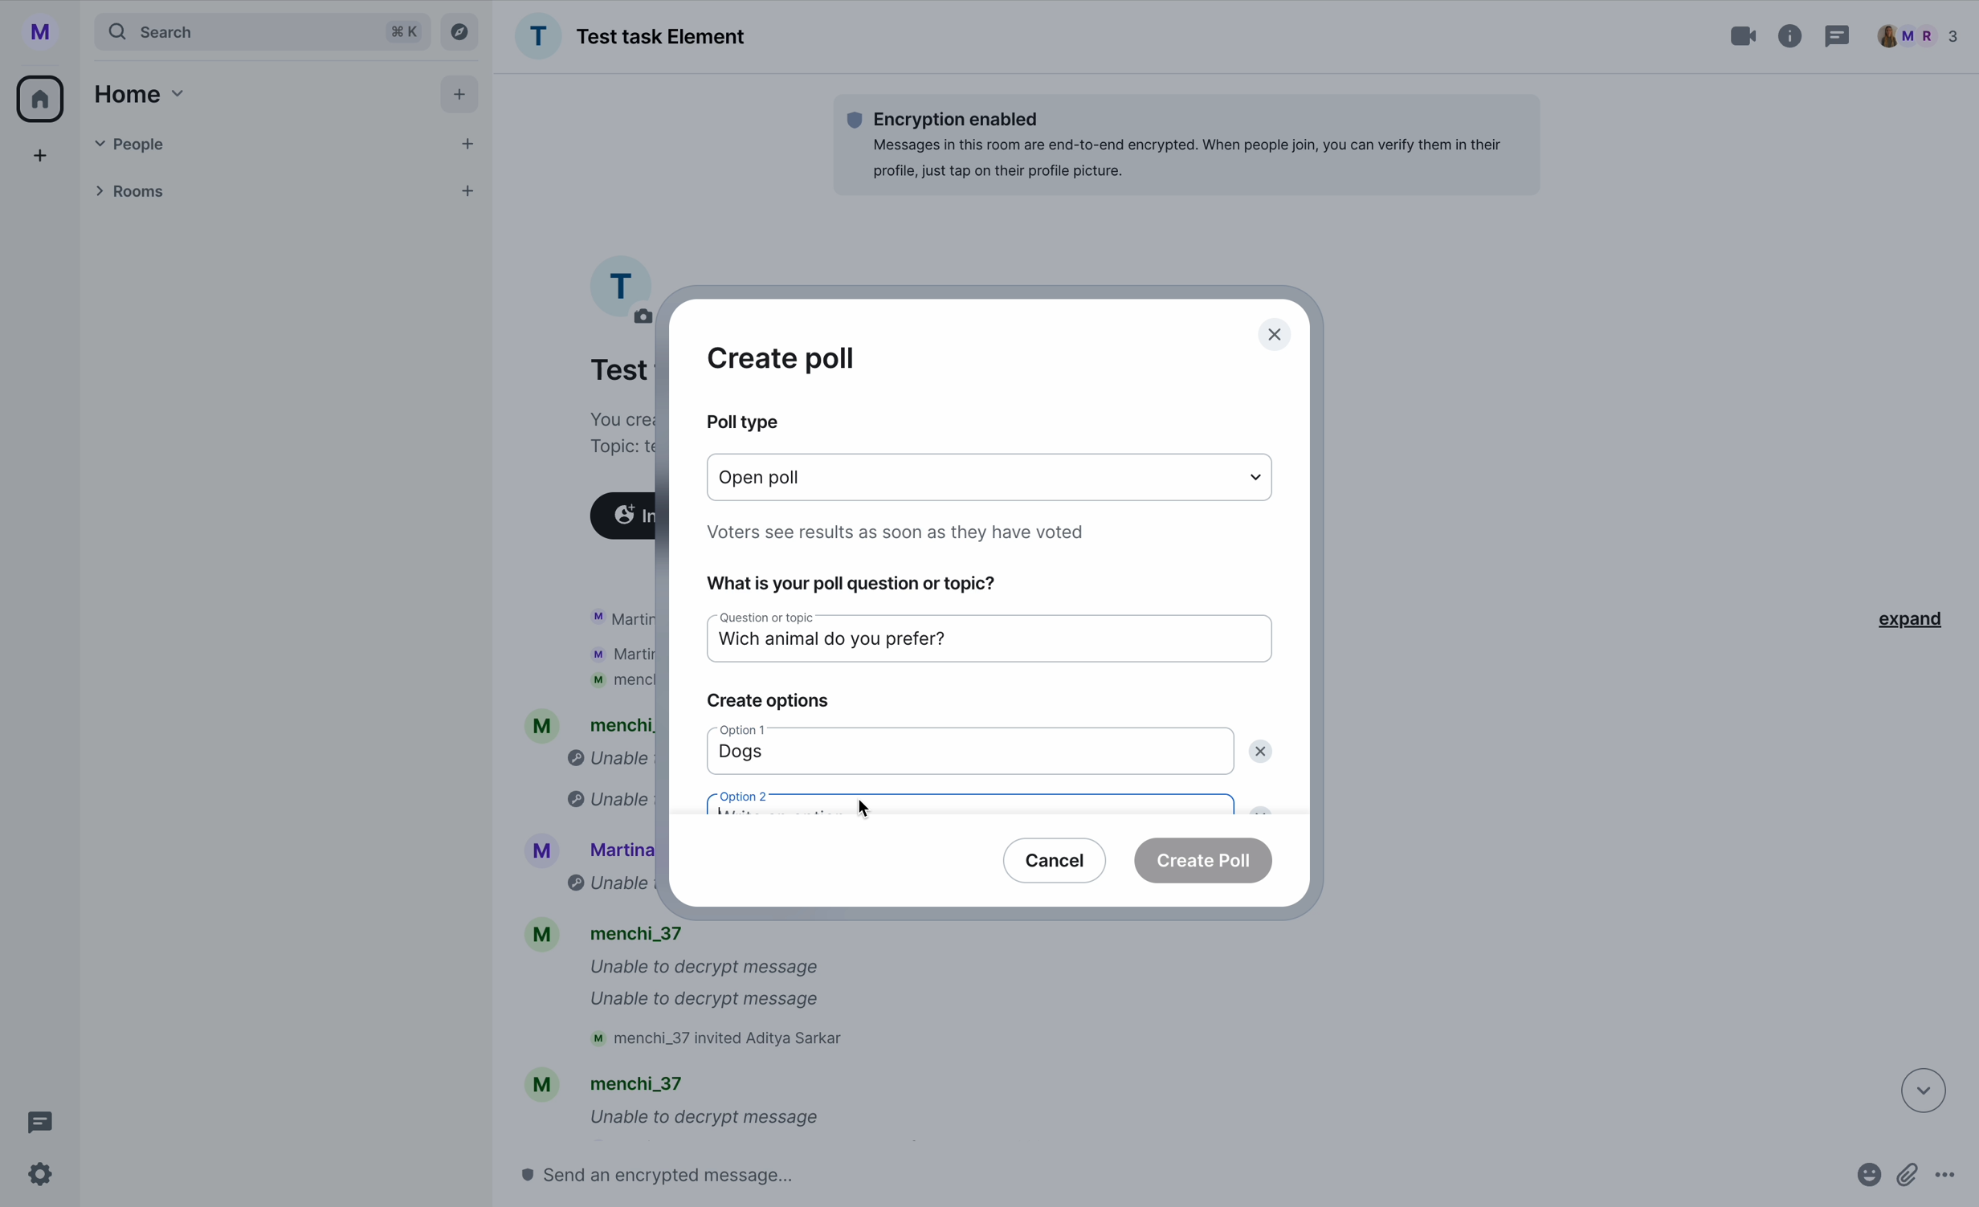  Describe the element at coordinates (630, 36) in the screenshot. I see `Test task Element` at that location.